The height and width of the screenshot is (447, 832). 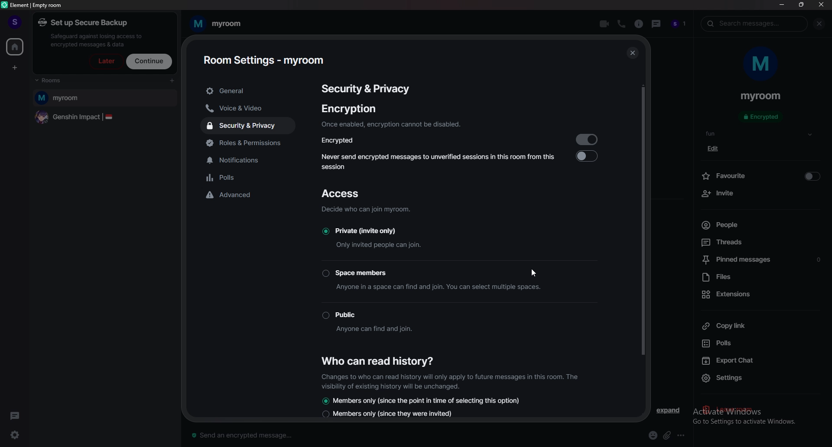 What do you see at coordinates (760, 134) in the screenshot?
I see `fun` at bounding box center [760, 134].